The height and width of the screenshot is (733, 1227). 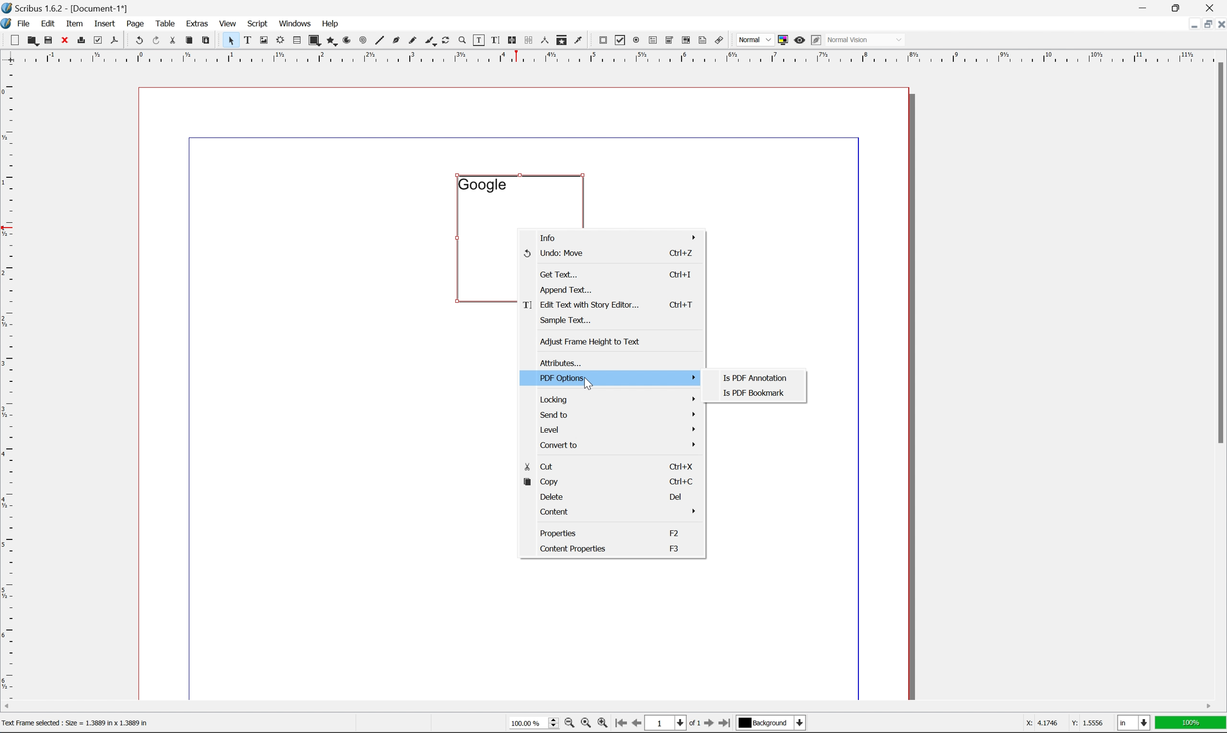 I want to click on scroll bar, so click(x=1219, y=252).